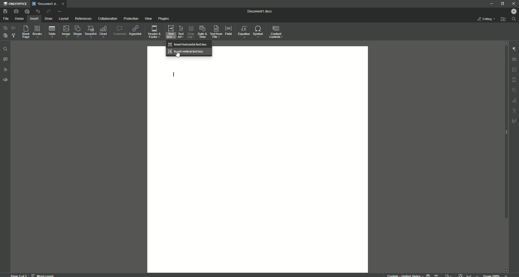 This screenshot has height=277, width=519. What do you see at coordinates (505, 136) in the screenshot?
I see `Scroll` at bounding box center [505, 136].